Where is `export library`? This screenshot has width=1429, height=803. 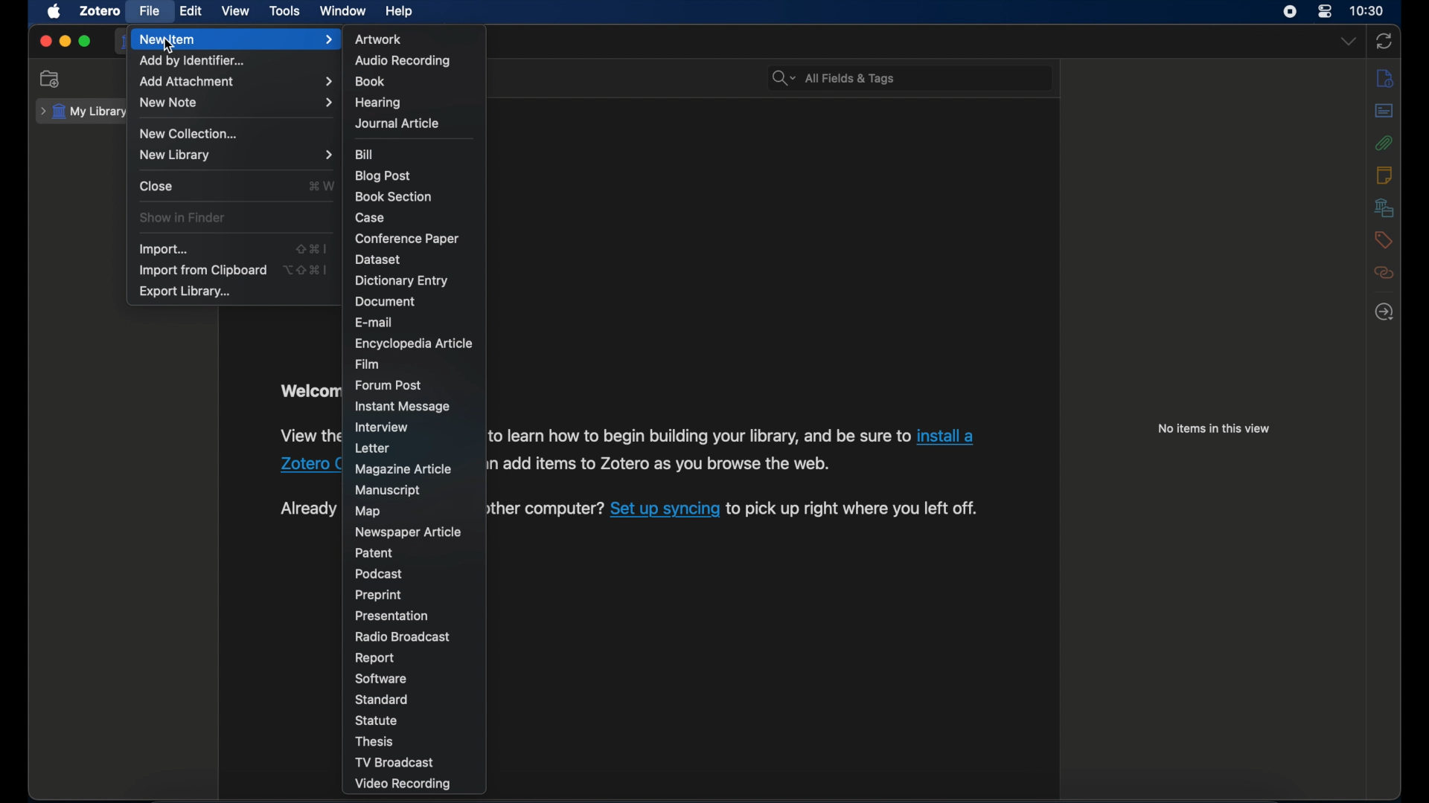
export library is located at coordinates (184, 292).